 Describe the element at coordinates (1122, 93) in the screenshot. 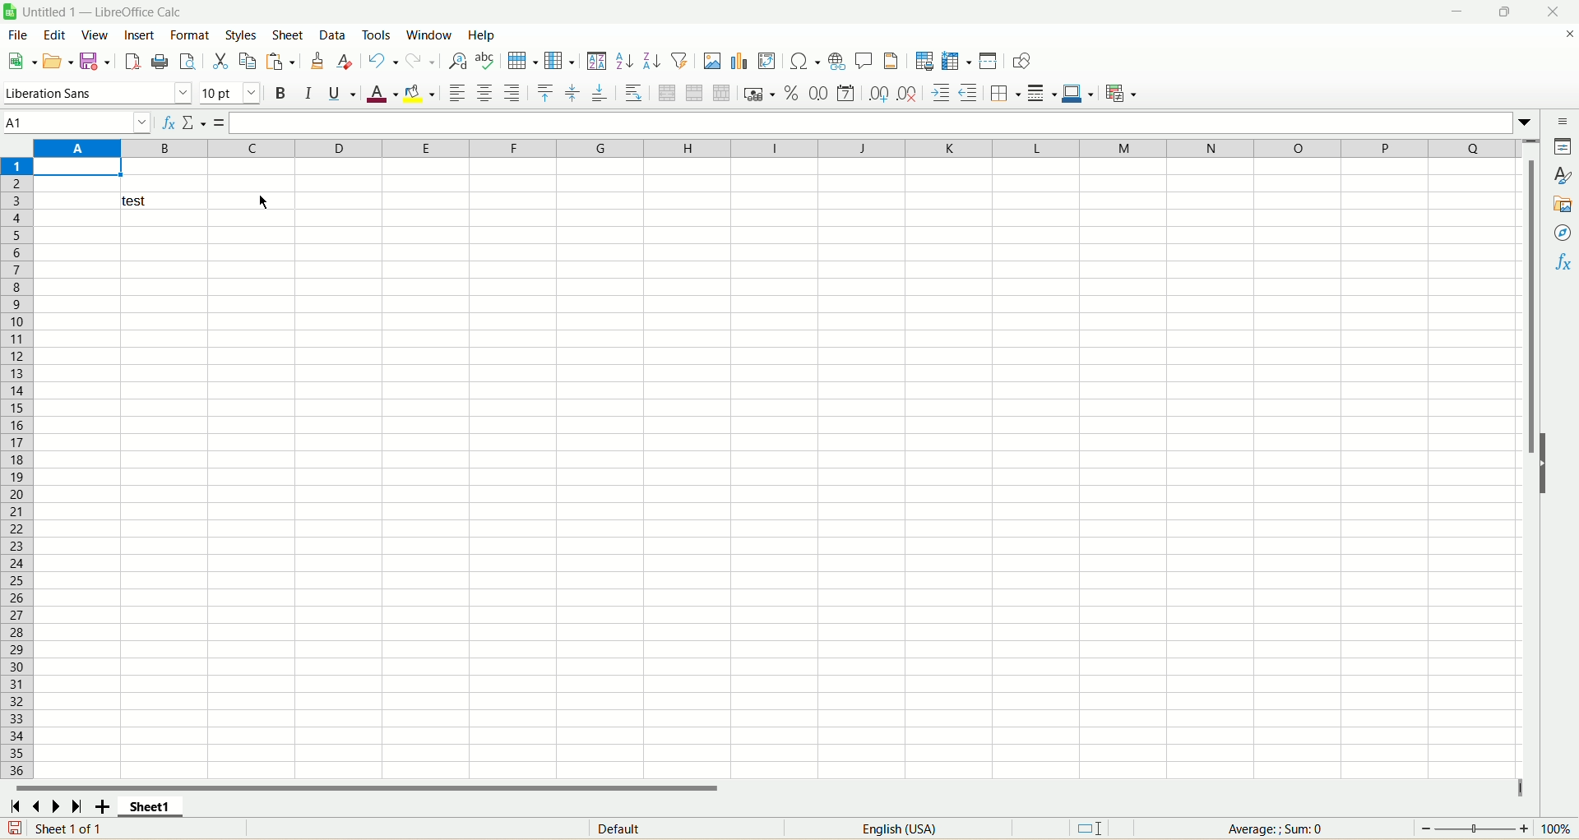

I see `conditional formatting` at that location.